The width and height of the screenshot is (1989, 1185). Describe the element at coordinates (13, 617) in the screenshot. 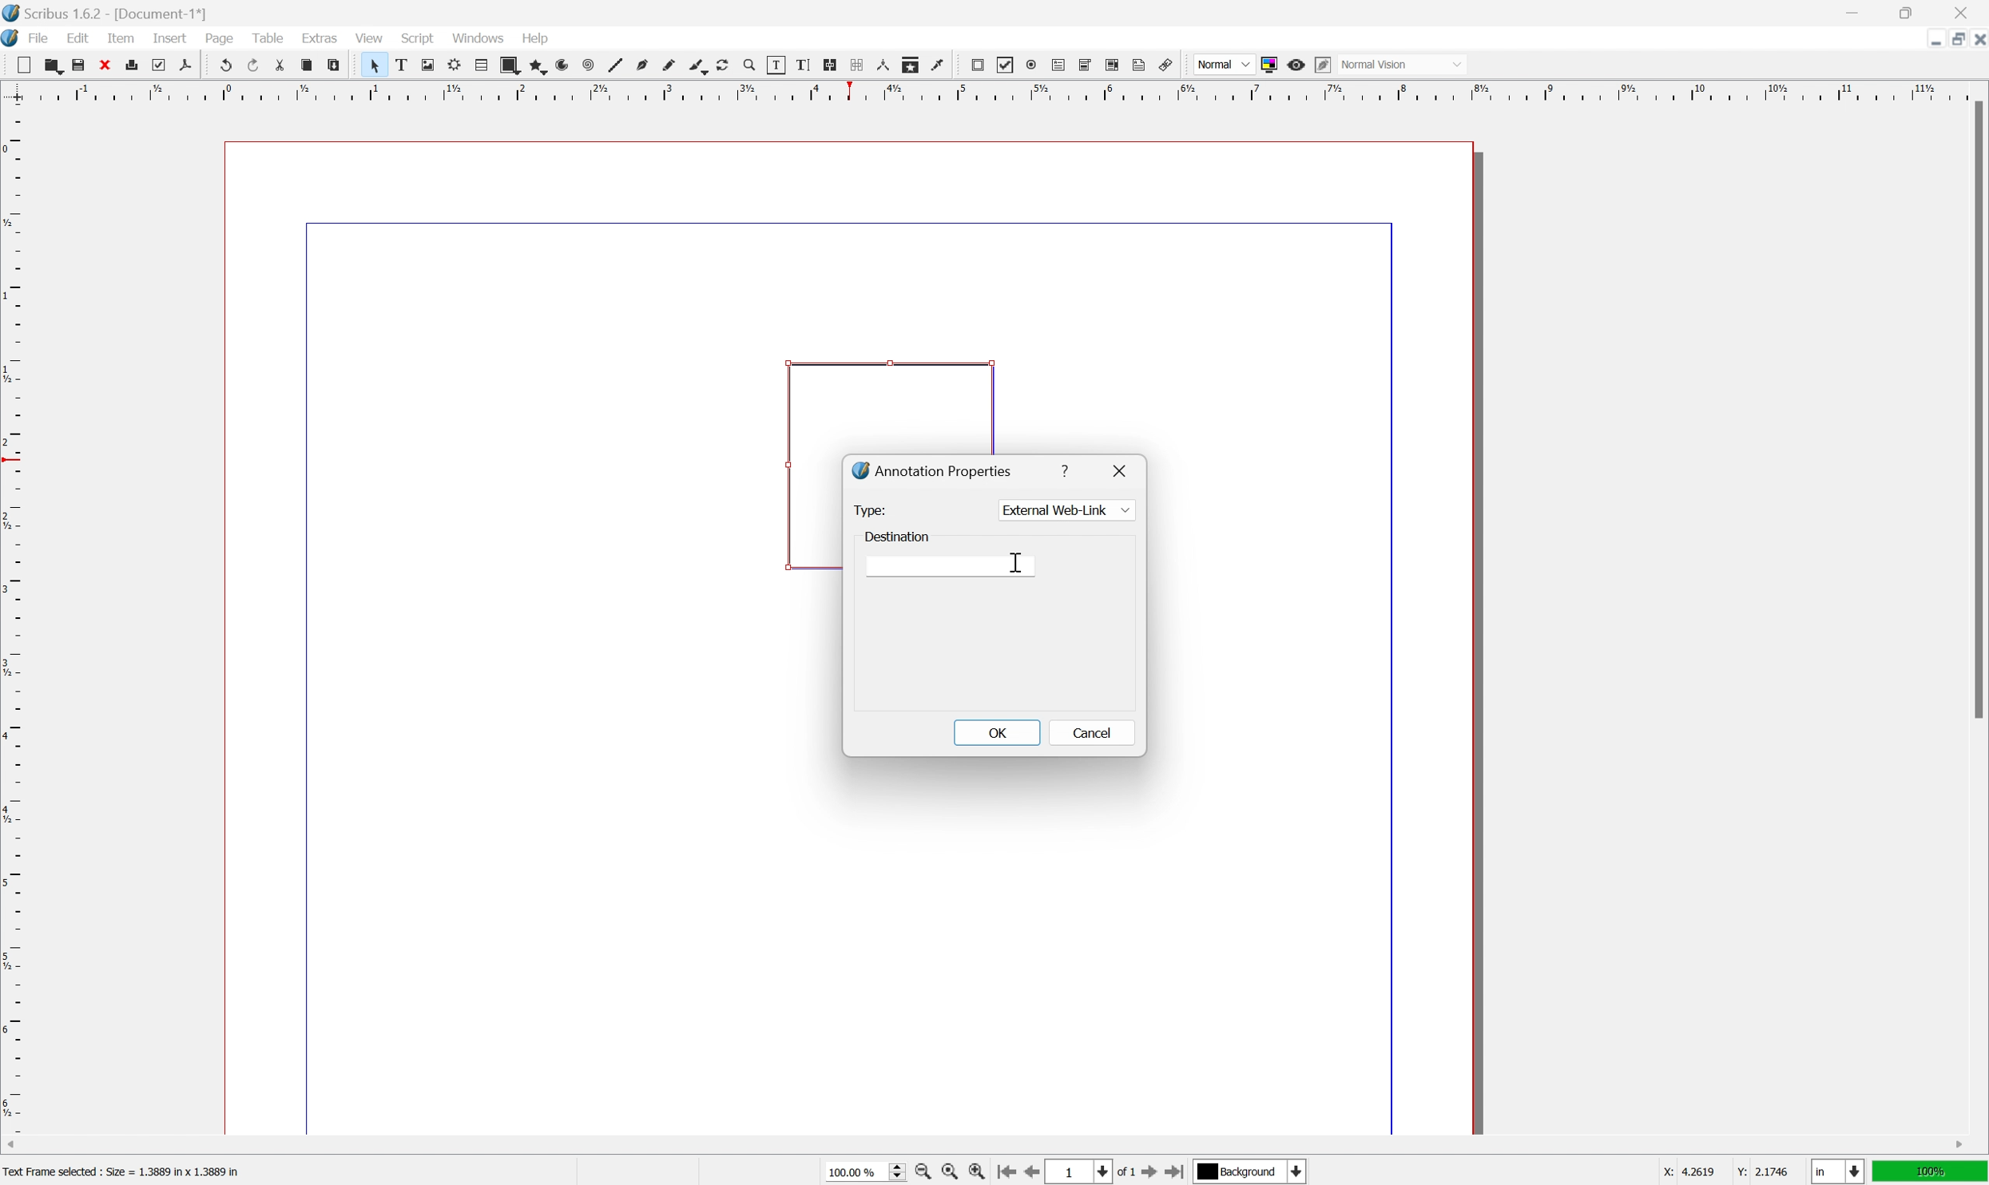

I see `ruler` at that location.